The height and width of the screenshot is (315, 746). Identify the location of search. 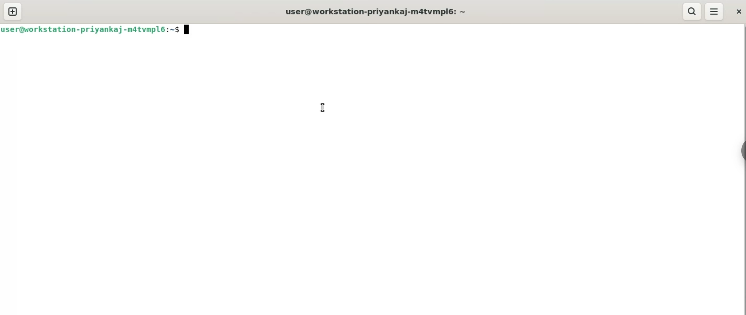
(692, 11).